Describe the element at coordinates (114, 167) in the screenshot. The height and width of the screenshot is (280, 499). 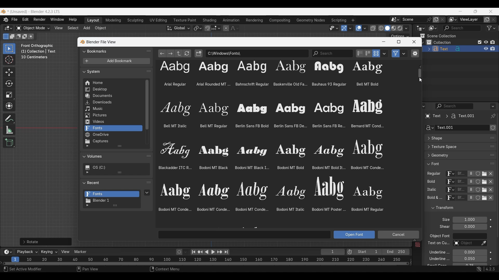
I see `Current drive` at that location.